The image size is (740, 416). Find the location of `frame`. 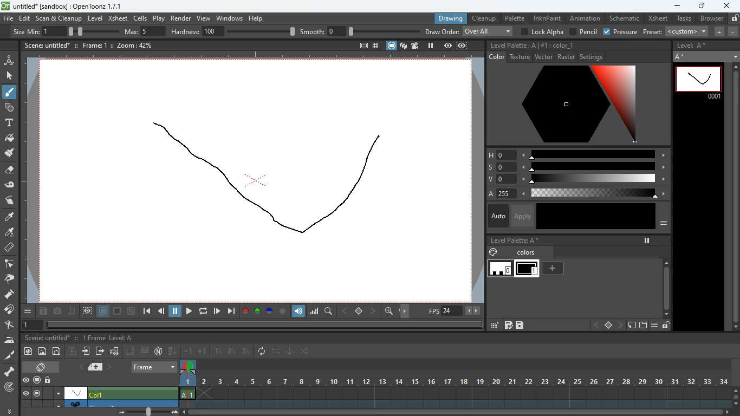

frame is located at coordinates (699, 82).